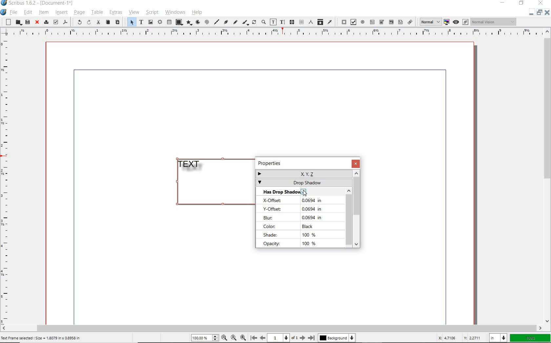 Image resolution: width=551 pixels, height=343 pixels. I want to click on 1 of 1, so click(284, 338).